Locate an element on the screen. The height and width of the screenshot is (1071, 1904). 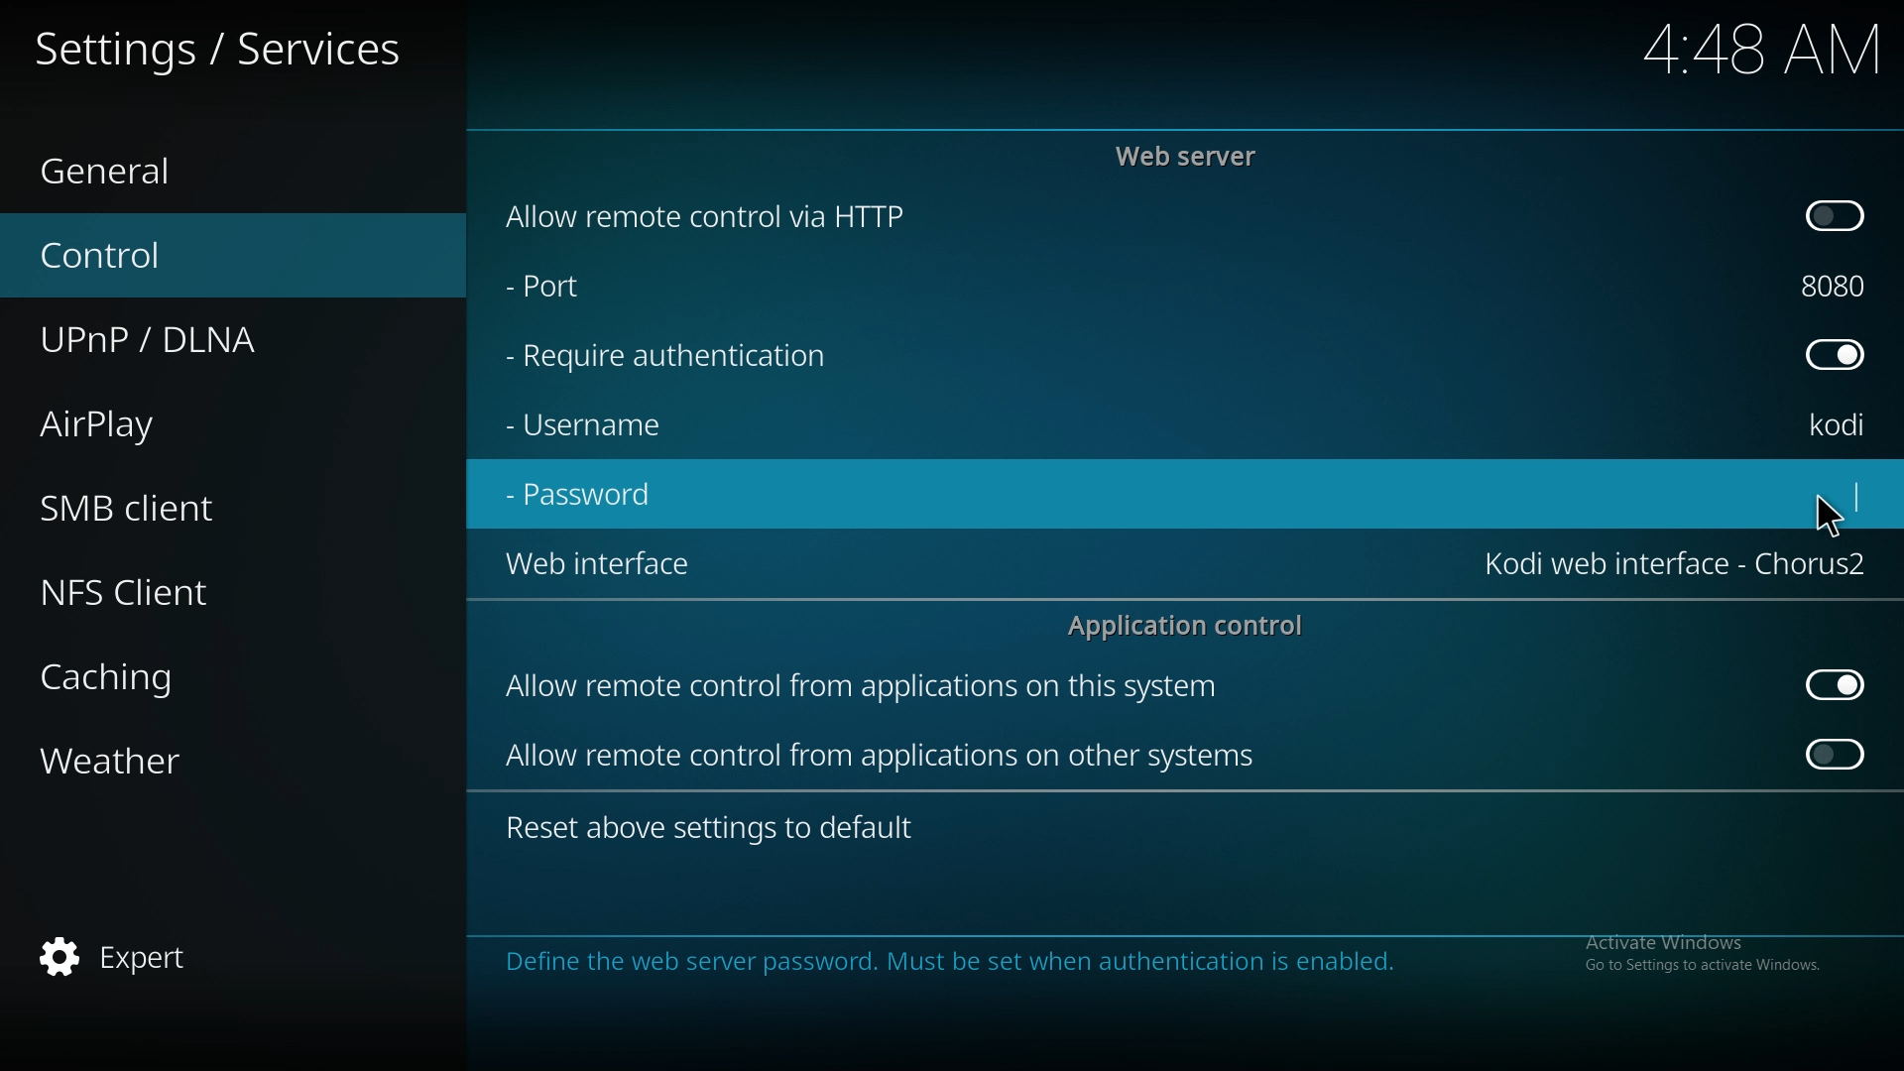
upnp/dlna is located at coordinates (181, 341).